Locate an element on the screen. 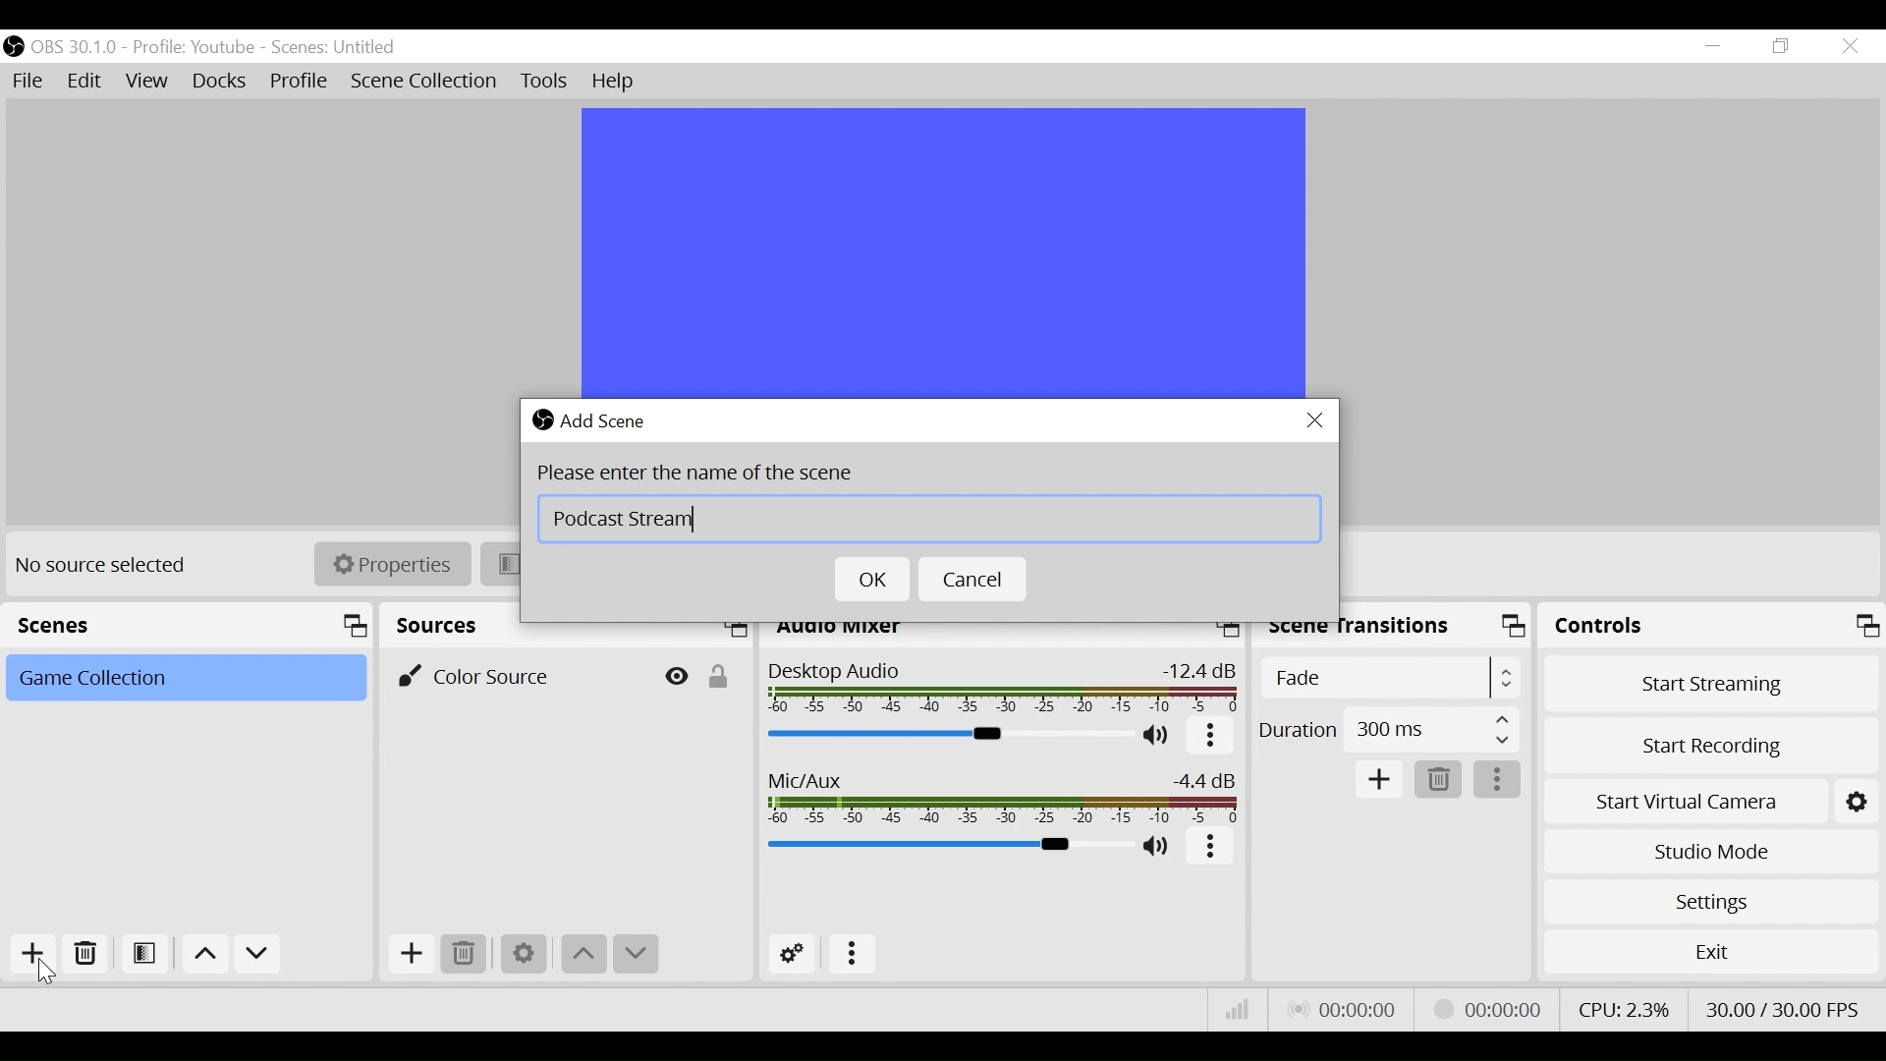 This screenshot has width=1886, height=1061. move up is located at coordinates (582, 955).